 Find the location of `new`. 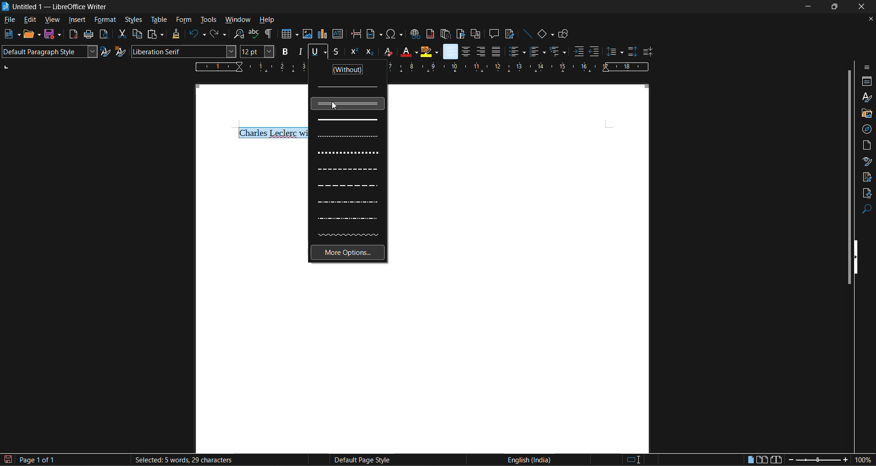

new is located at coordinates (12, 34).